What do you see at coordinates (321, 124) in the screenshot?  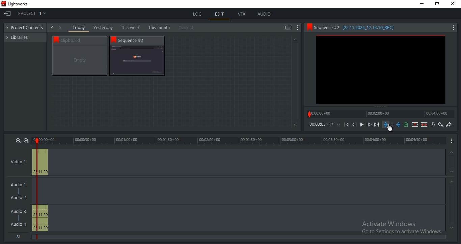 I see `timeline` at bounding box center [321, 124].